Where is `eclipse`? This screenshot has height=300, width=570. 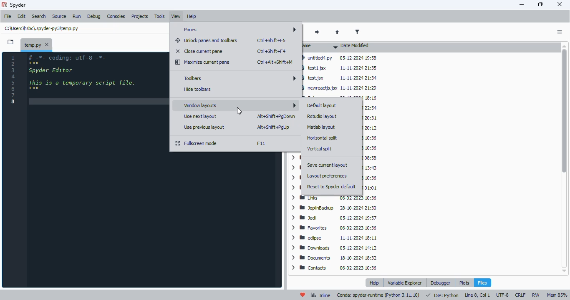 eclipse is located at coordinates (333, 238).